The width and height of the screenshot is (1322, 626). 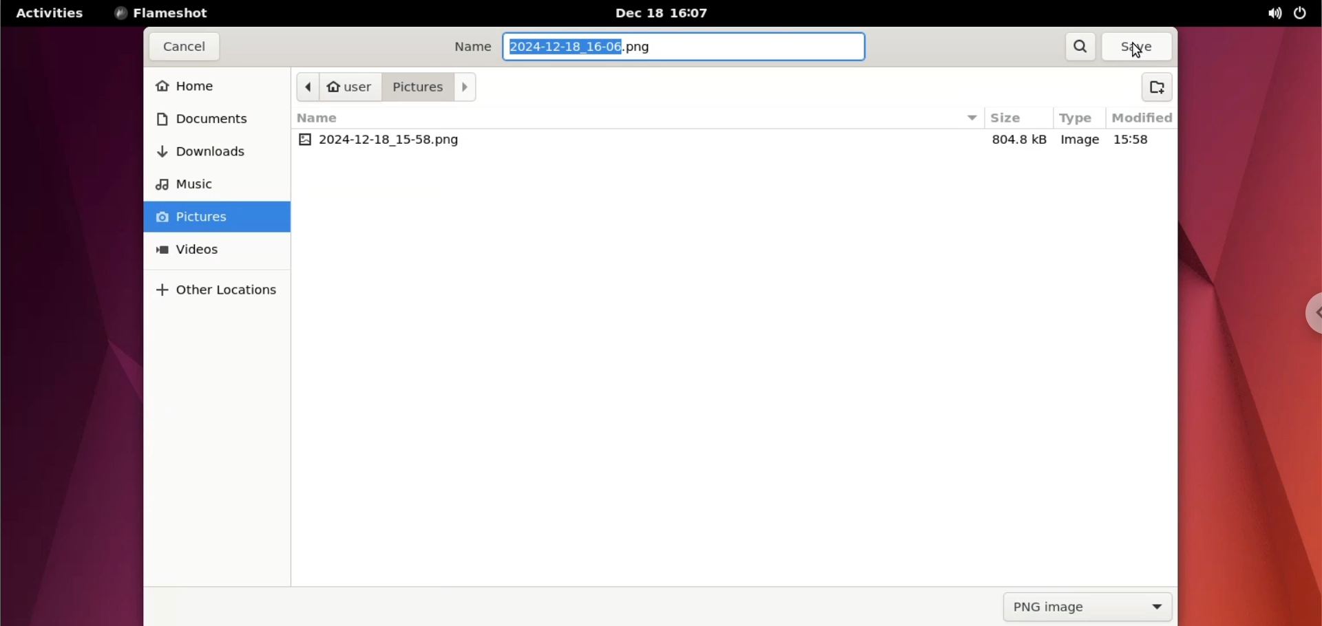 I want to click on user , so click(x=350, y=87).